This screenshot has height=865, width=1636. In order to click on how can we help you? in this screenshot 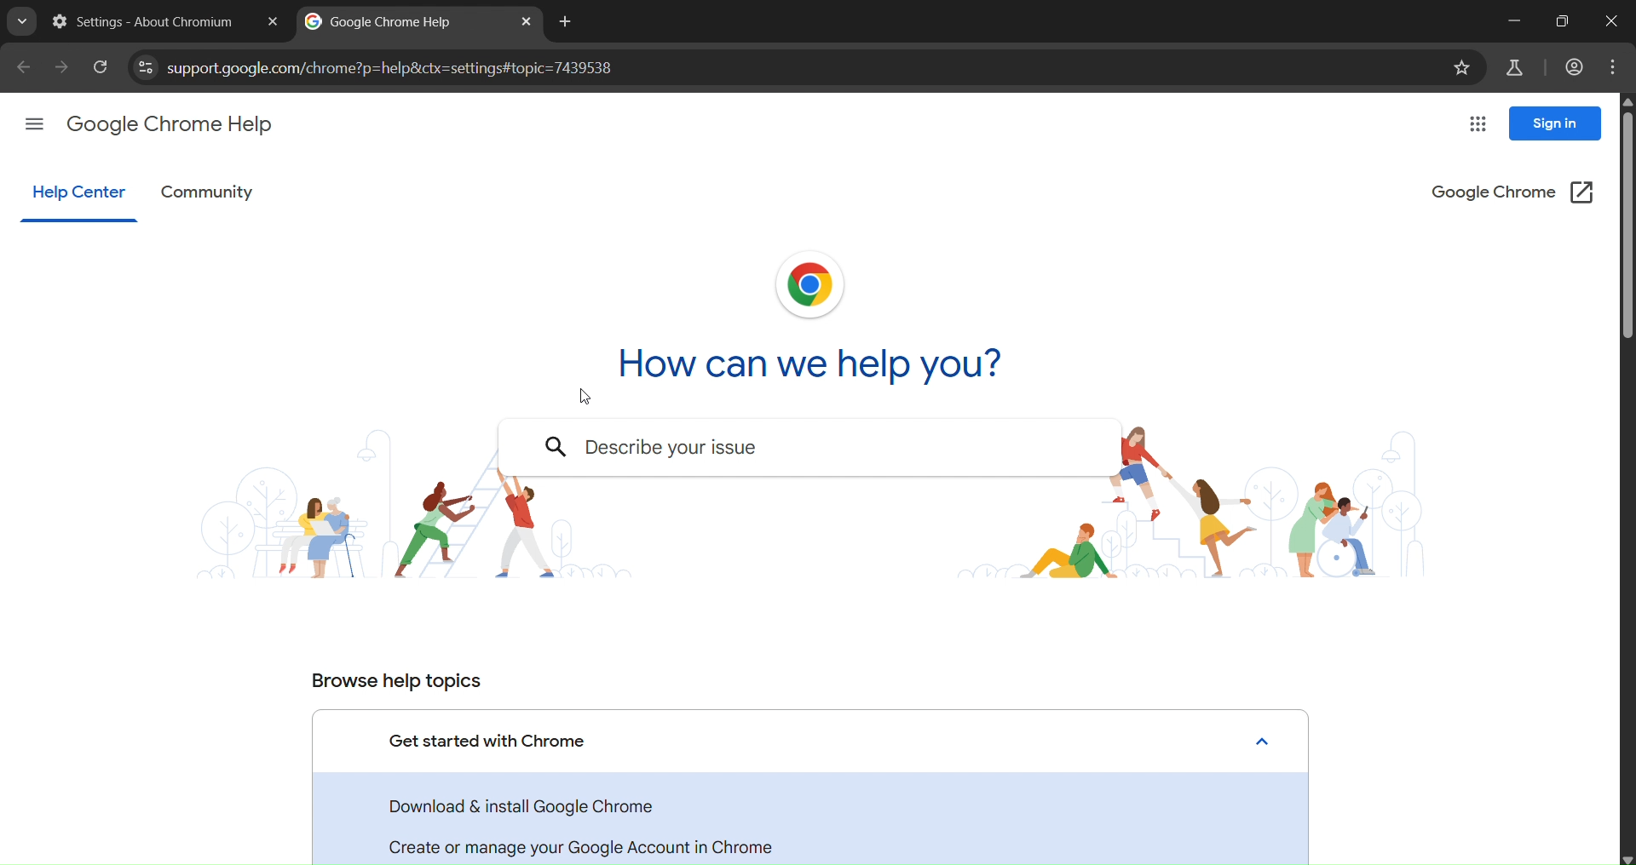, I will do `click(834, 359)`.